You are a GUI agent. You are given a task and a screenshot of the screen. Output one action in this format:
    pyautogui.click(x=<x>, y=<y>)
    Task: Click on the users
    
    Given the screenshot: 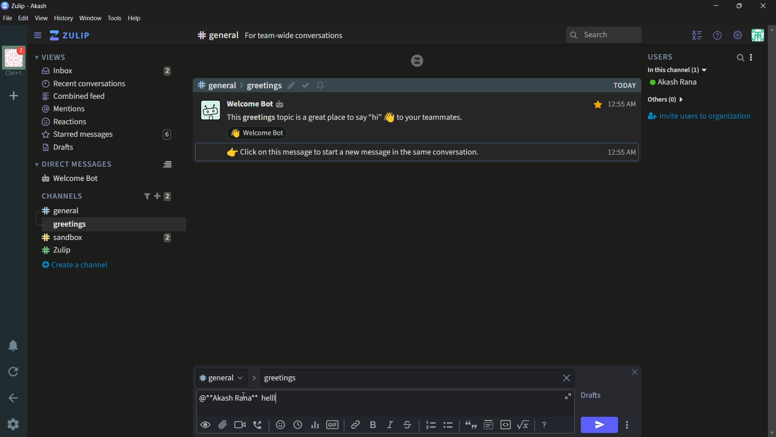 What is the action you would take?
    pyautogui.click(x=665, y=57)
    